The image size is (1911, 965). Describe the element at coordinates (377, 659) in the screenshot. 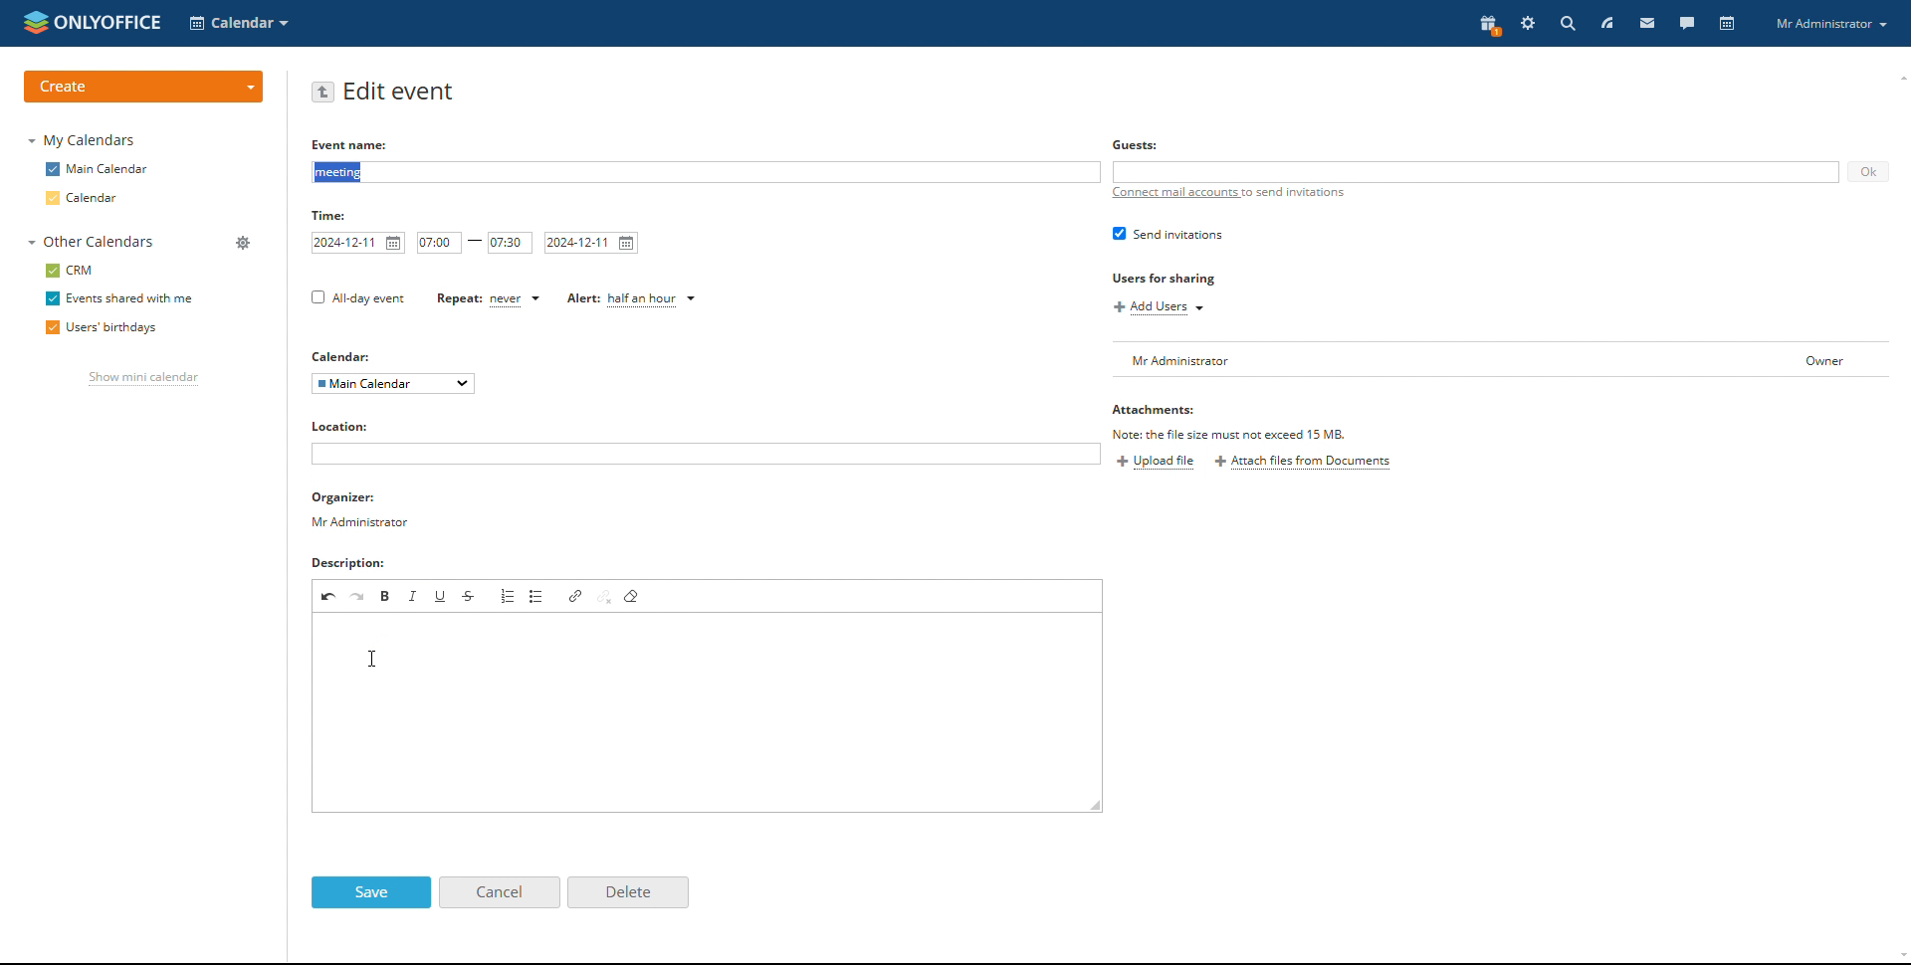

I see `cursor` at that location.